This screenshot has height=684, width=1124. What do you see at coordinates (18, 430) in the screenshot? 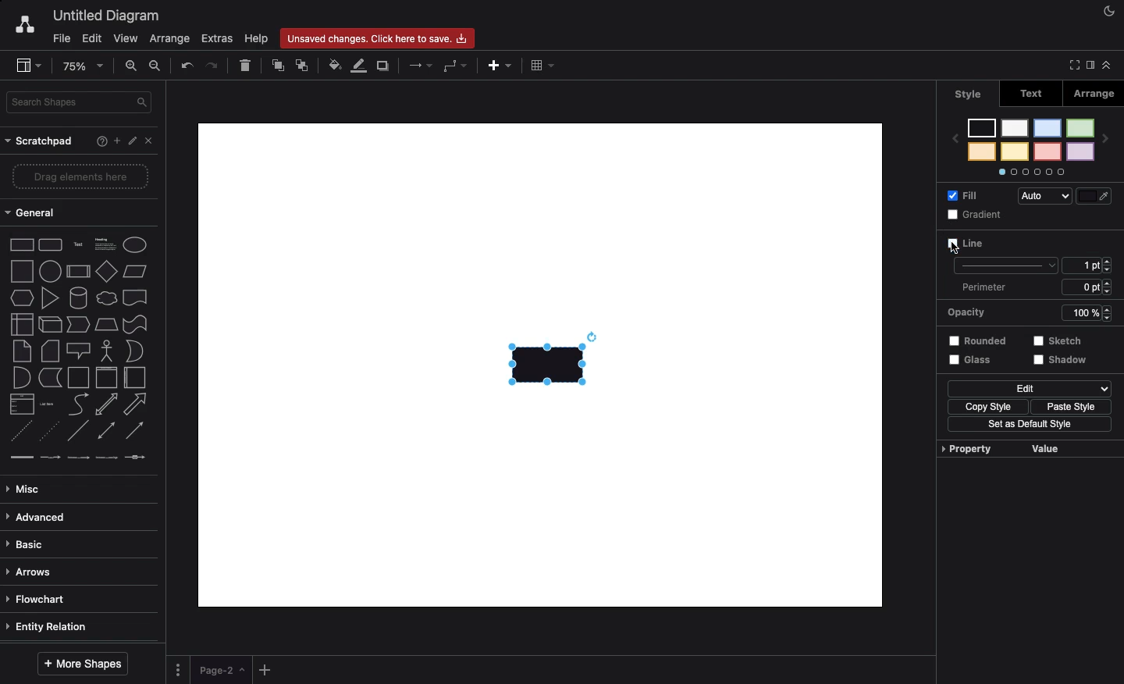
I see `dashed line` at bounding box center [18, 430].